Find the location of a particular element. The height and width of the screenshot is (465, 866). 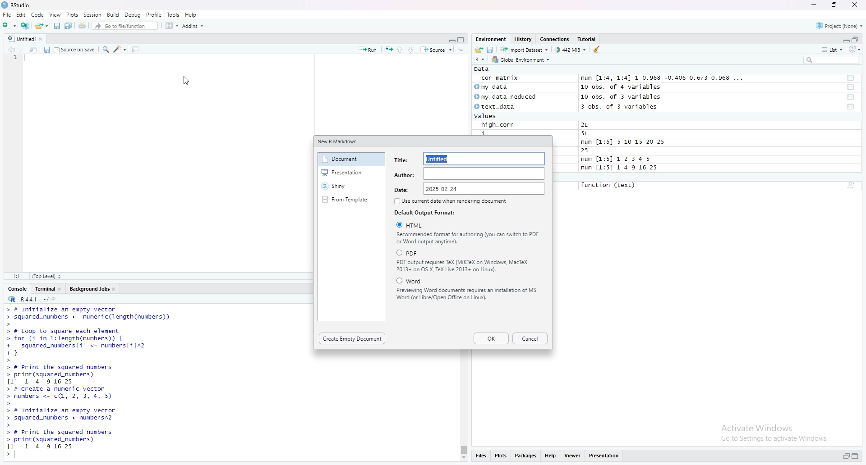

show in new window is located at coordinates (37, 50).